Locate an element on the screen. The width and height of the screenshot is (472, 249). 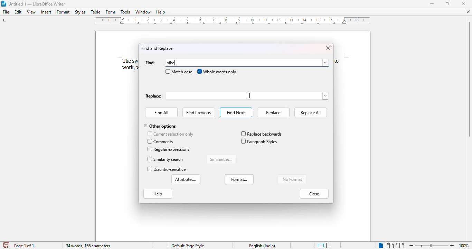
close is located at coordinates (463, 3).